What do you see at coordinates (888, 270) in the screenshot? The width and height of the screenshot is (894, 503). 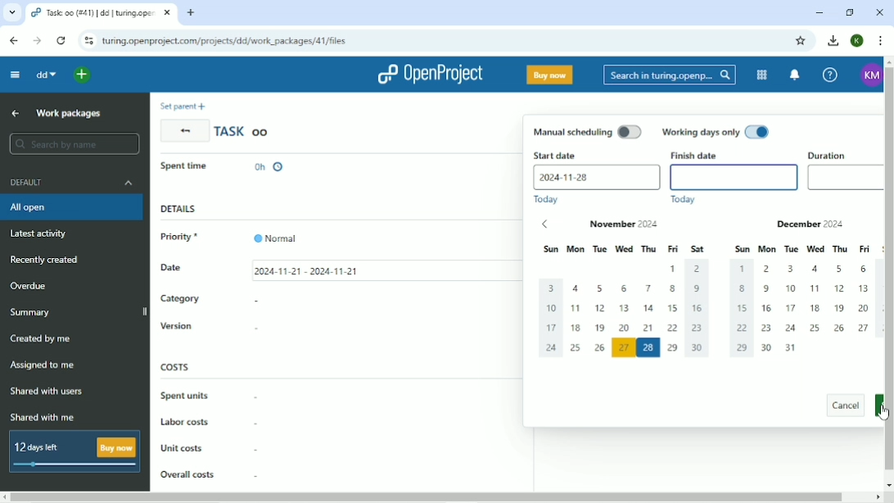 I see `Vertical scrollbar` at bounding box center [888, 270].